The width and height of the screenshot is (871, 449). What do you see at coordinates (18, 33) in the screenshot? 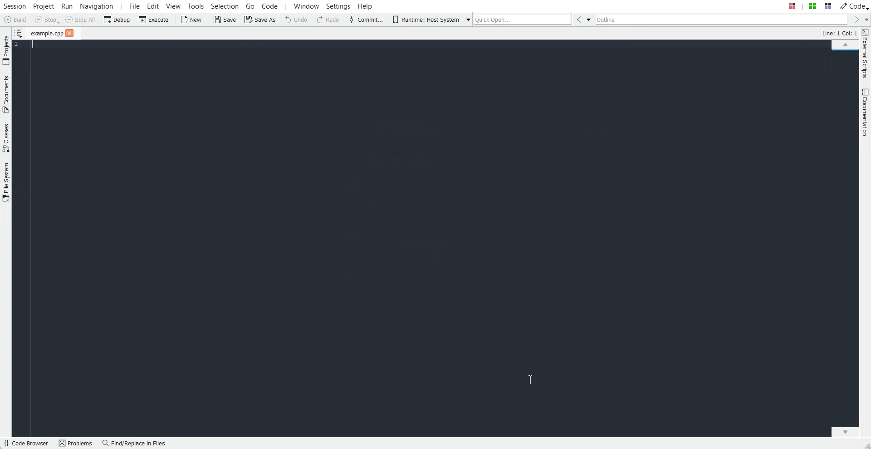
I see `Show sorted List` at bounding box center [18, 33].